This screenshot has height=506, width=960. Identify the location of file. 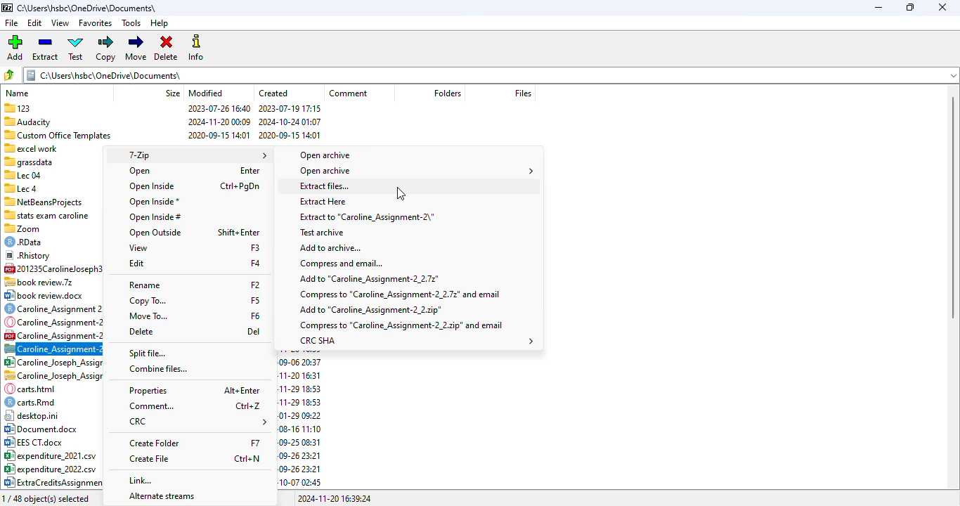
(12, 22).